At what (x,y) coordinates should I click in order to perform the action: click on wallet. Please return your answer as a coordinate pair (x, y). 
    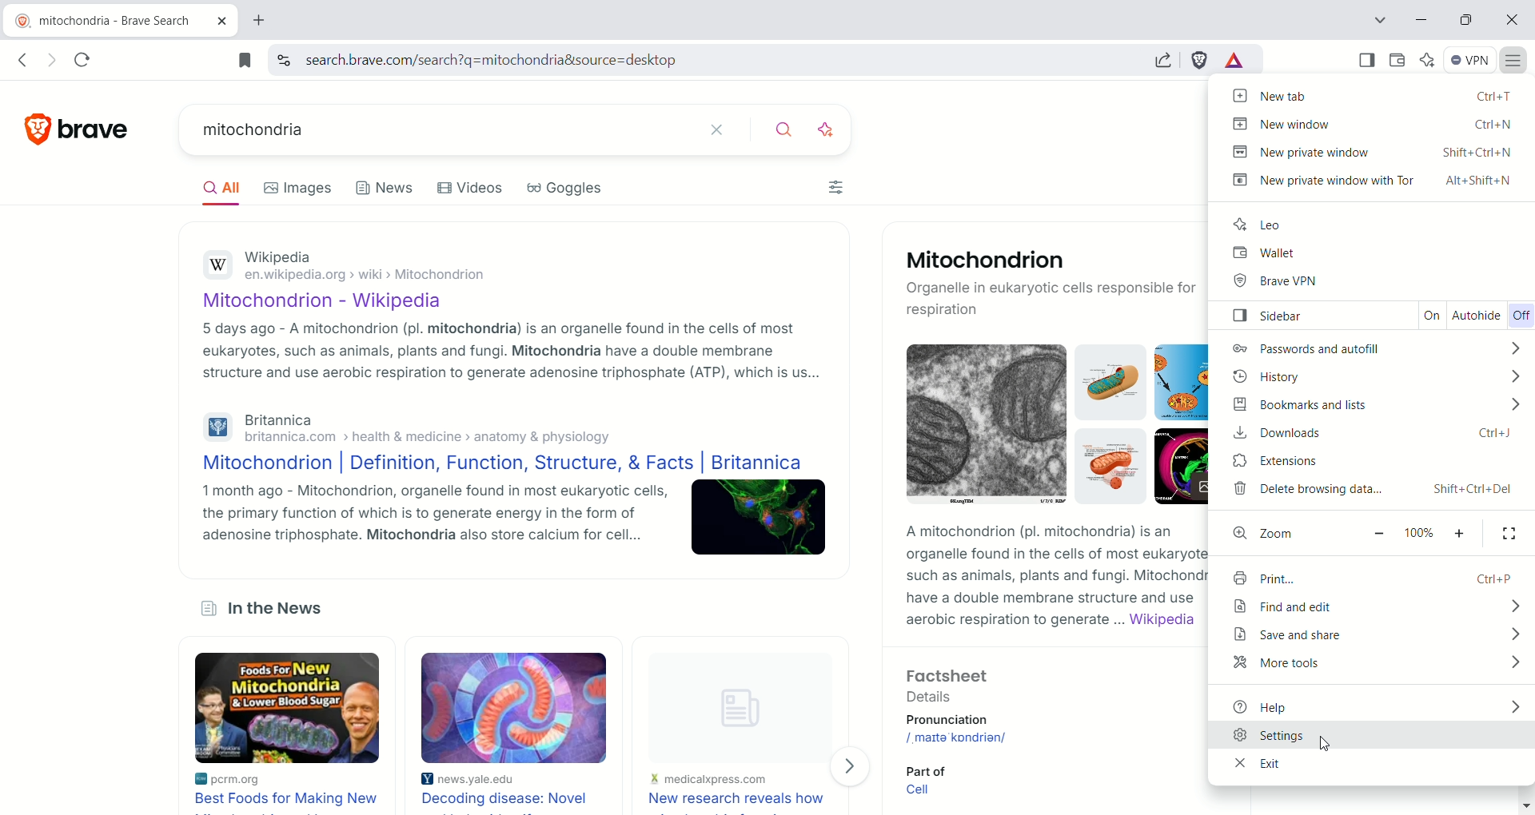
    Looking at the image, I should click on (1397, 60).